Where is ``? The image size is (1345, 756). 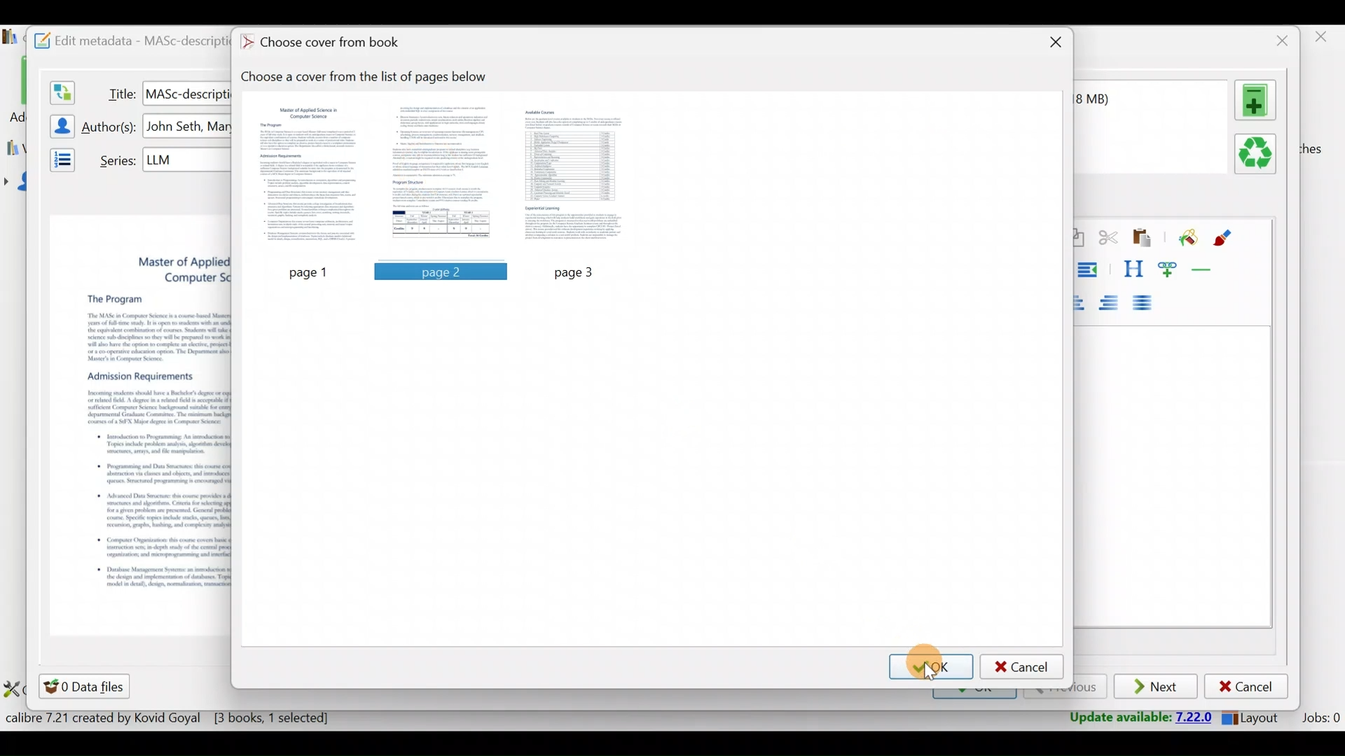  is located at coordinates (580, 271).